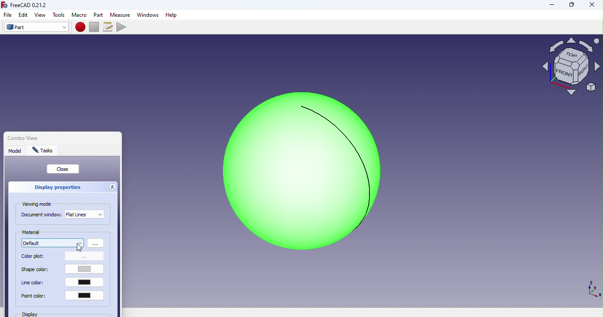 This screenshot has height=317, width=603. Describe the element at coordinates (109, 27) in the screenshot. I see `Macros` at that location.